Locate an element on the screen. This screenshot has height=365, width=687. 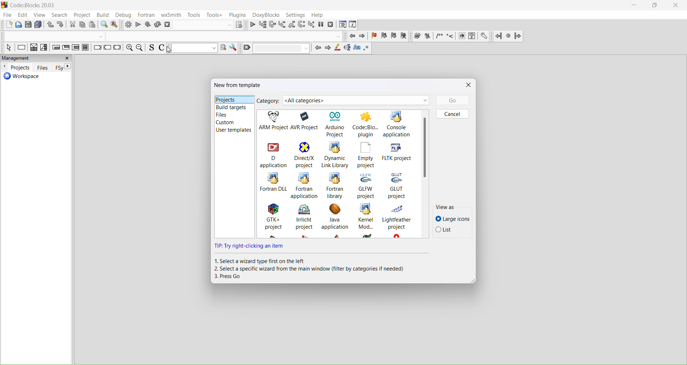
GLUT project is located at coordinates (401, 185).